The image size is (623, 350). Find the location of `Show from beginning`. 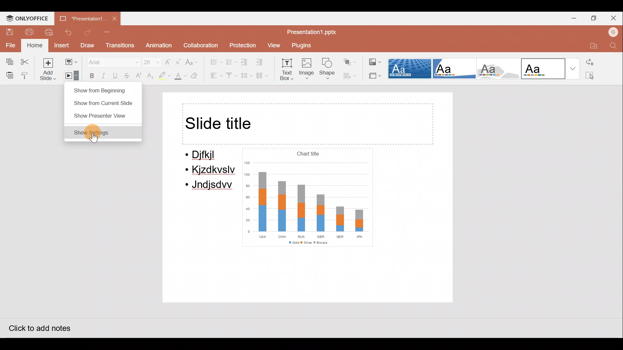

Show from beginning is located at coordinates (101, 89).